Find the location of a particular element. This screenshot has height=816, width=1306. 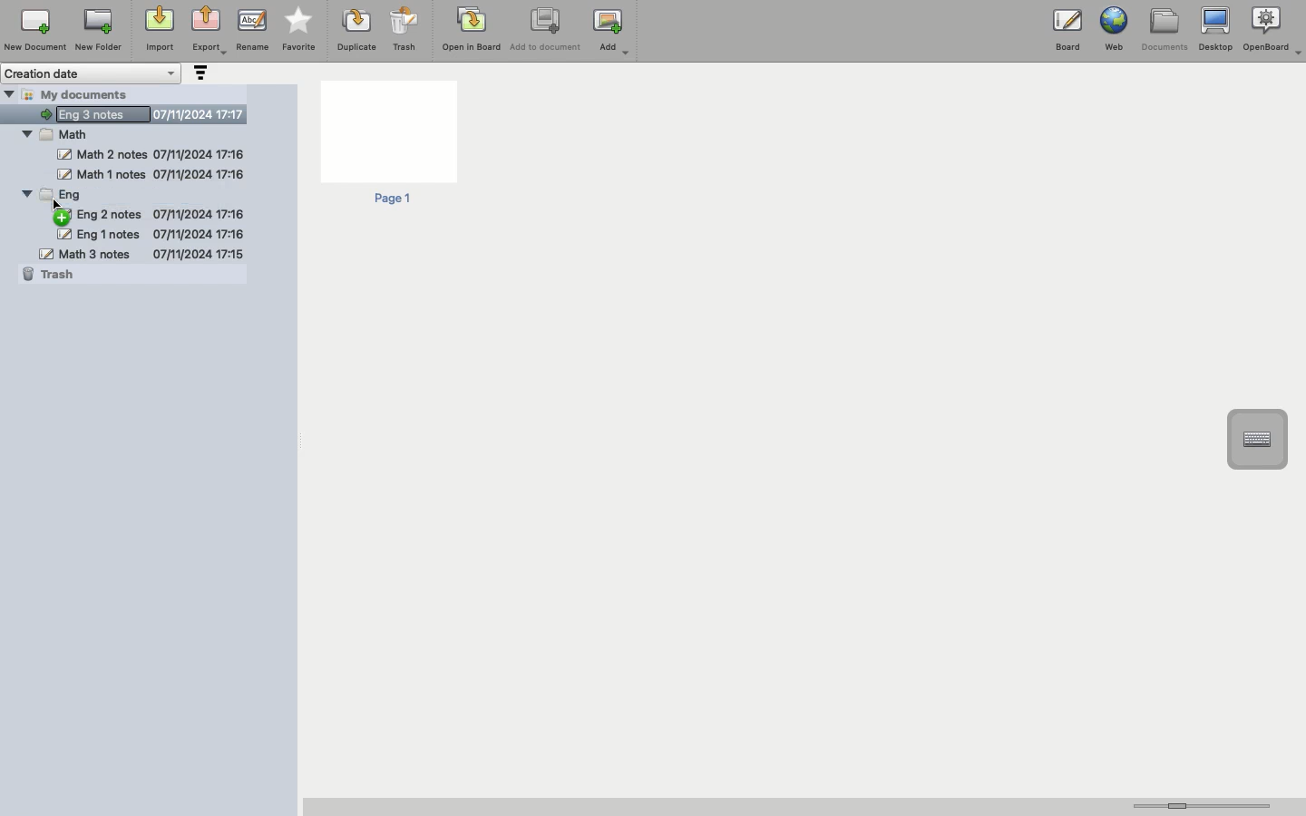

Math 1 notes is located at coordinates (149, 174).